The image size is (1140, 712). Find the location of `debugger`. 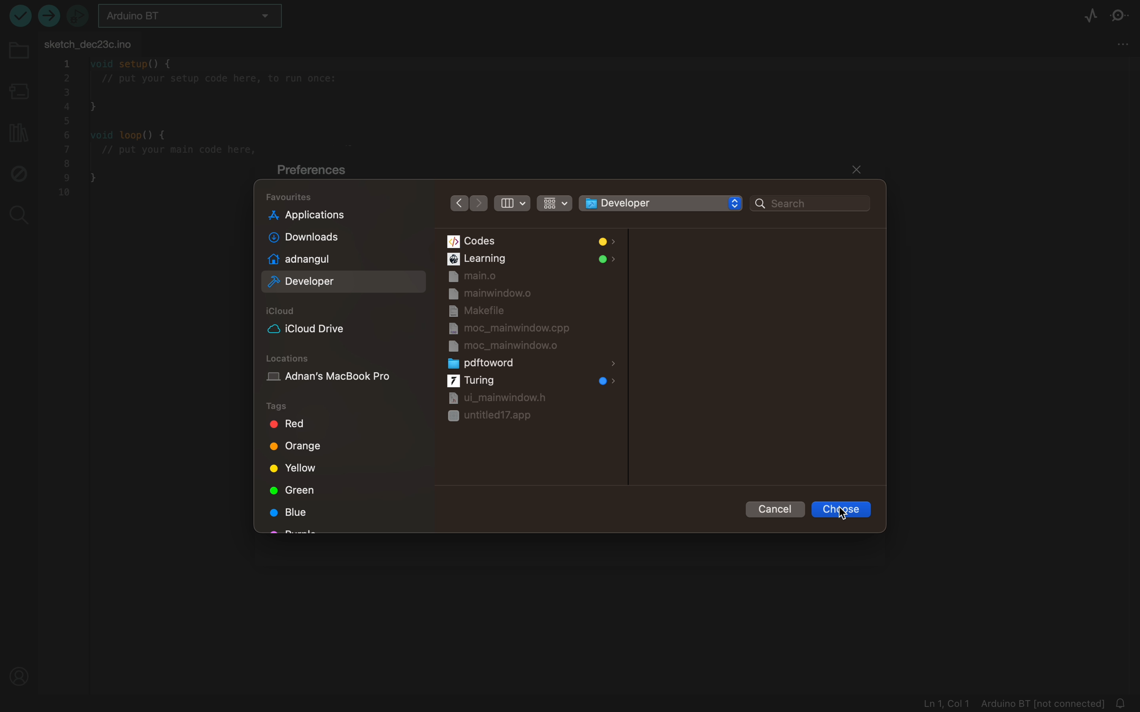

debugger is located at coordinates (80, 15).